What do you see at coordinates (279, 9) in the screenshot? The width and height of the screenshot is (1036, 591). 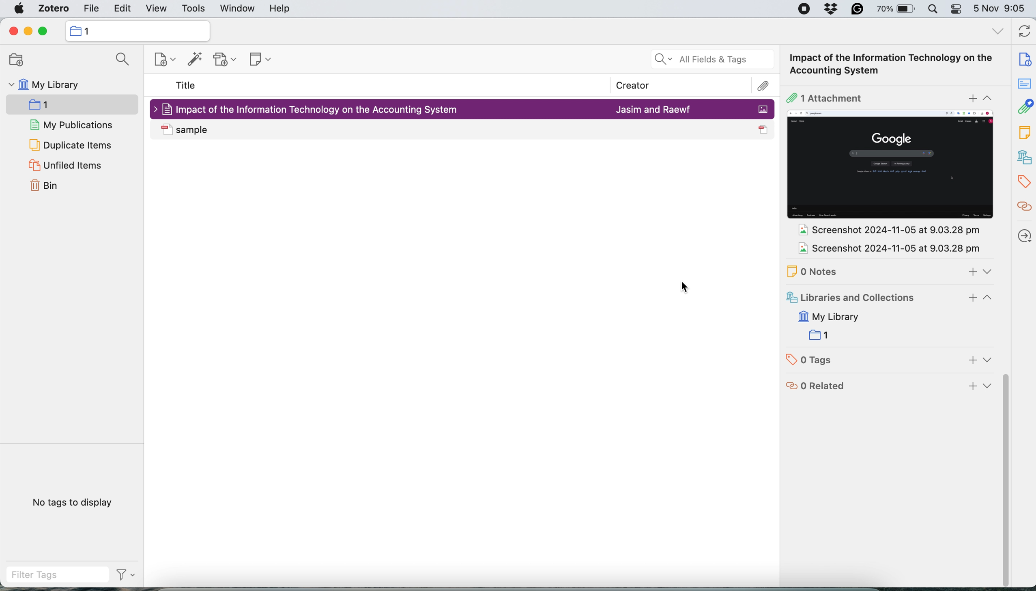 I see `help` at bounding box center [279, 9].